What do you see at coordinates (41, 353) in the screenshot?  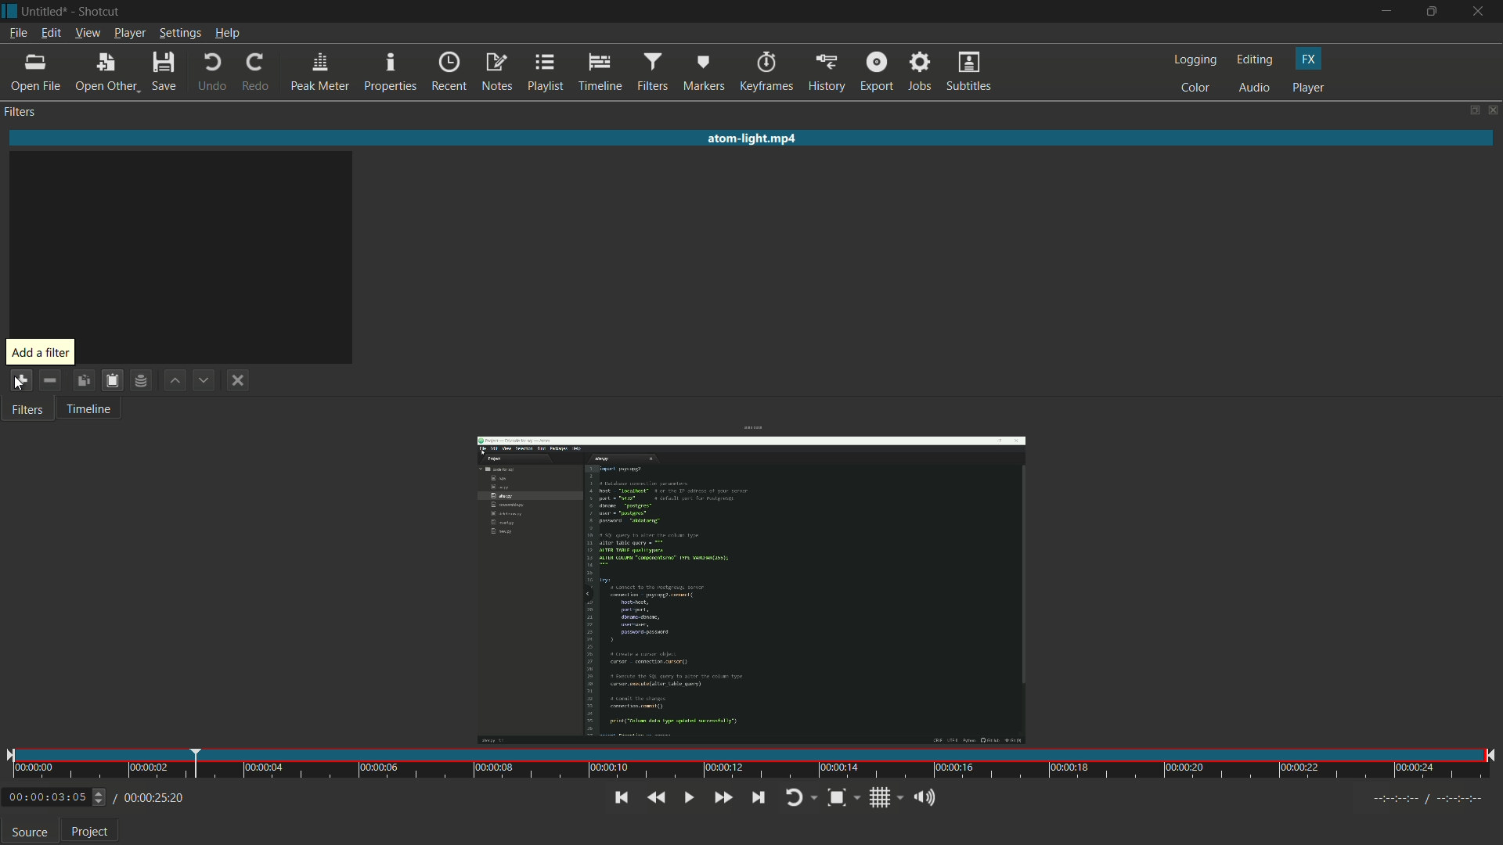 I see `add a filter` at bounding box center [41, 353].